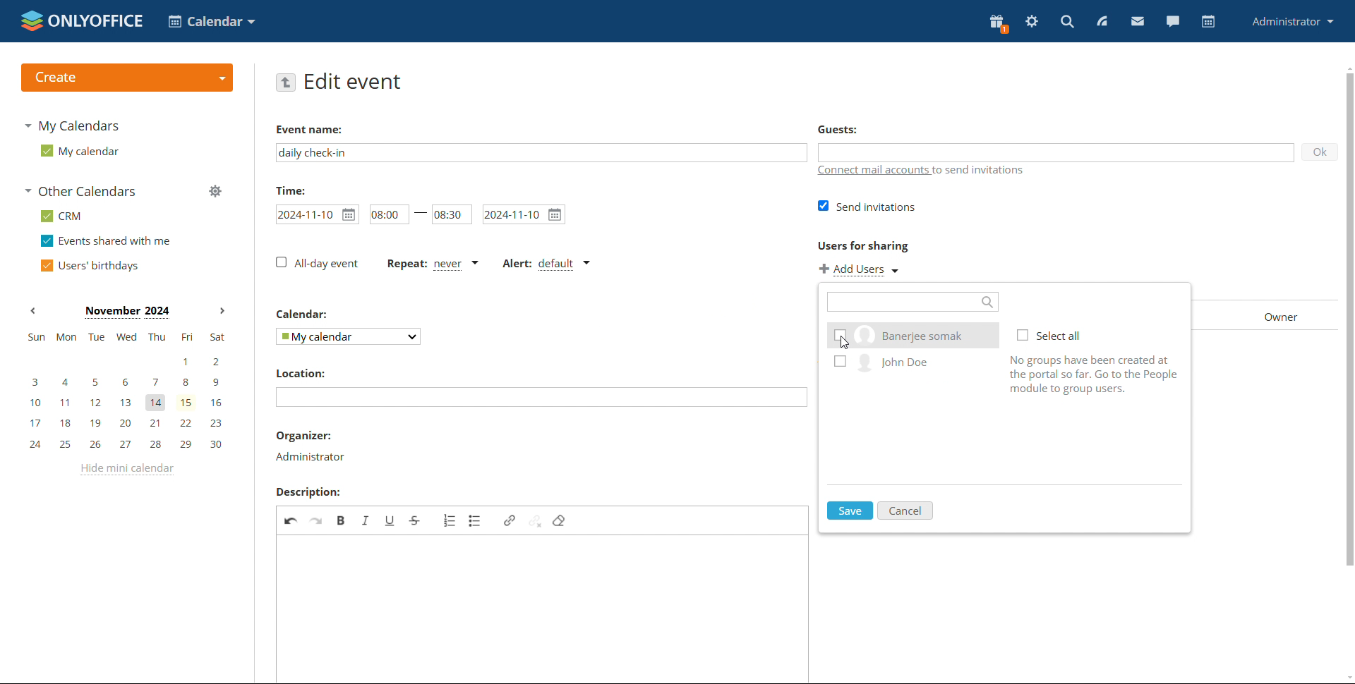 This screenshot has height=684, width=1355. Describe the element at coordinates (541, 152) in the screenshot. I see `add event name` at that location.